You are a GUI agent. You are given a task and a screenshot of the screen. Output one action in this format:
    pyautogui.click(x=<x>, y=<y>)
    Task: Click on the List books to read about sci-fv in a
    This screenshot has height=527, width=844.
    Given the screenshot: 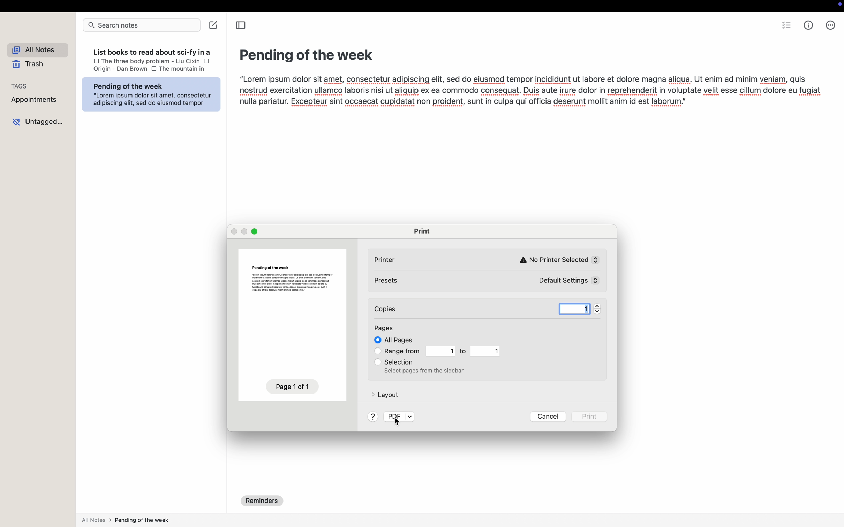 What is the action you would take?
    pyautogui.click(x=151, y=51)
    